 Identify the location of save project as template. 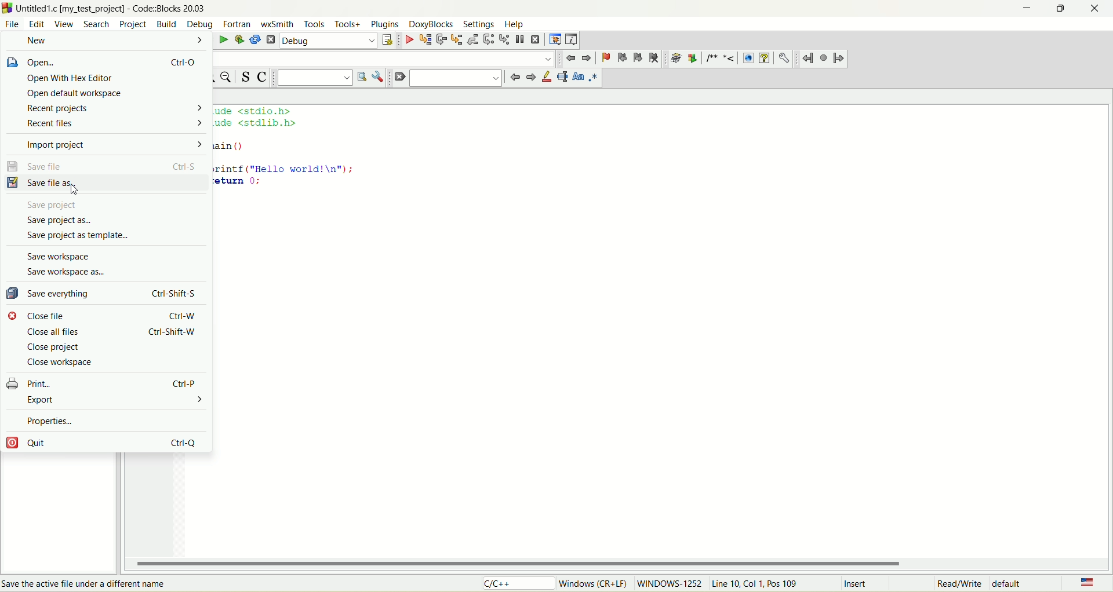
(78, 237).